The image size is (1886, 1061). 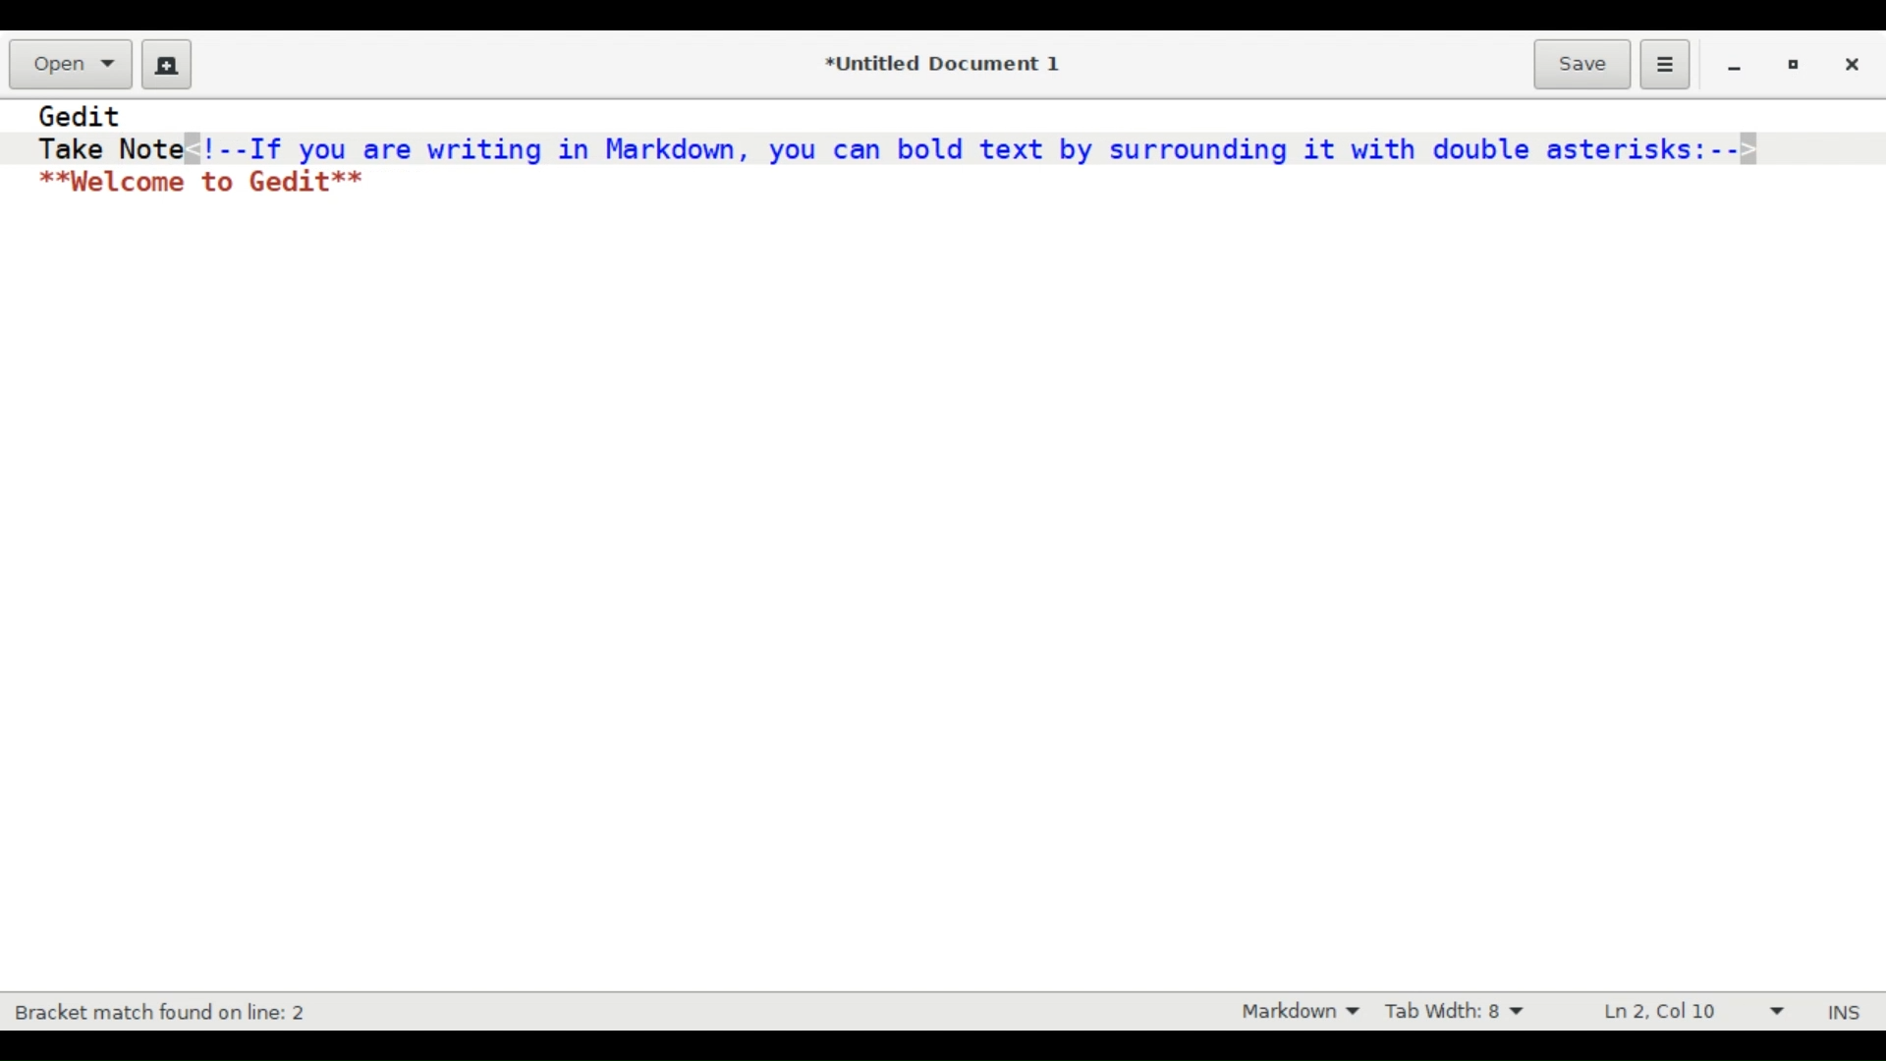 What do you see at coordinates (107, 147) in the screenshot?
I see `comment added "Take Note"` at bounding box center [107, 147].